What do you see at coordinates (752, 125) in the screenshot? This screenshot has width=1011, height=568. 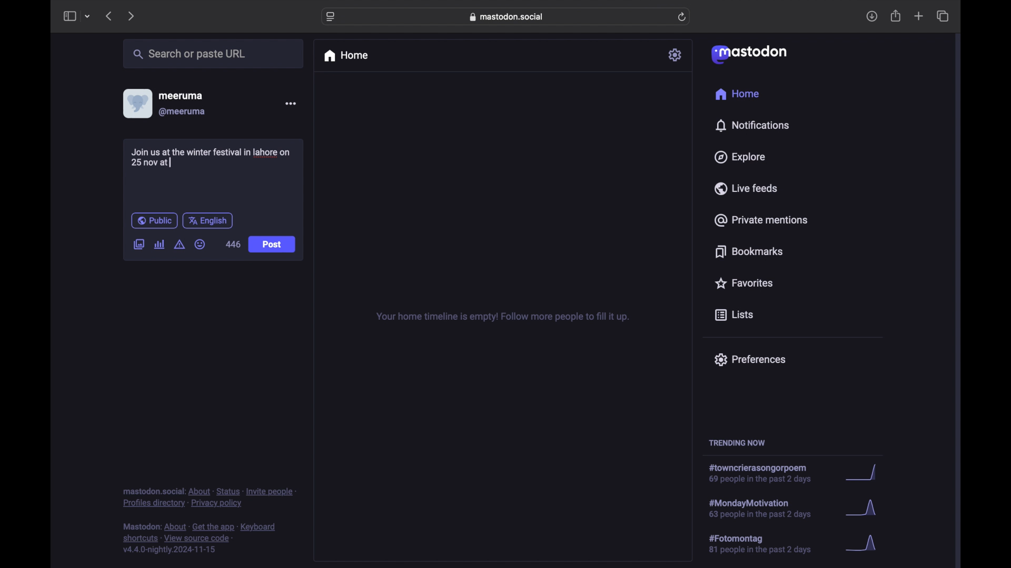 I see `notifications` at bounding box center [752, 125].